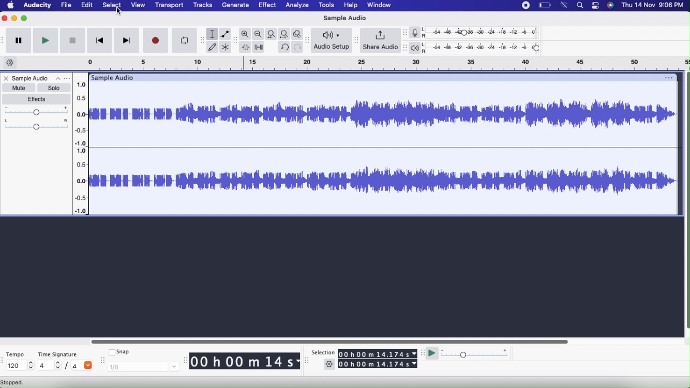  Describe the element at coordinates (297, 34) in the screenshot. I see `Zoom toggle` at that location.